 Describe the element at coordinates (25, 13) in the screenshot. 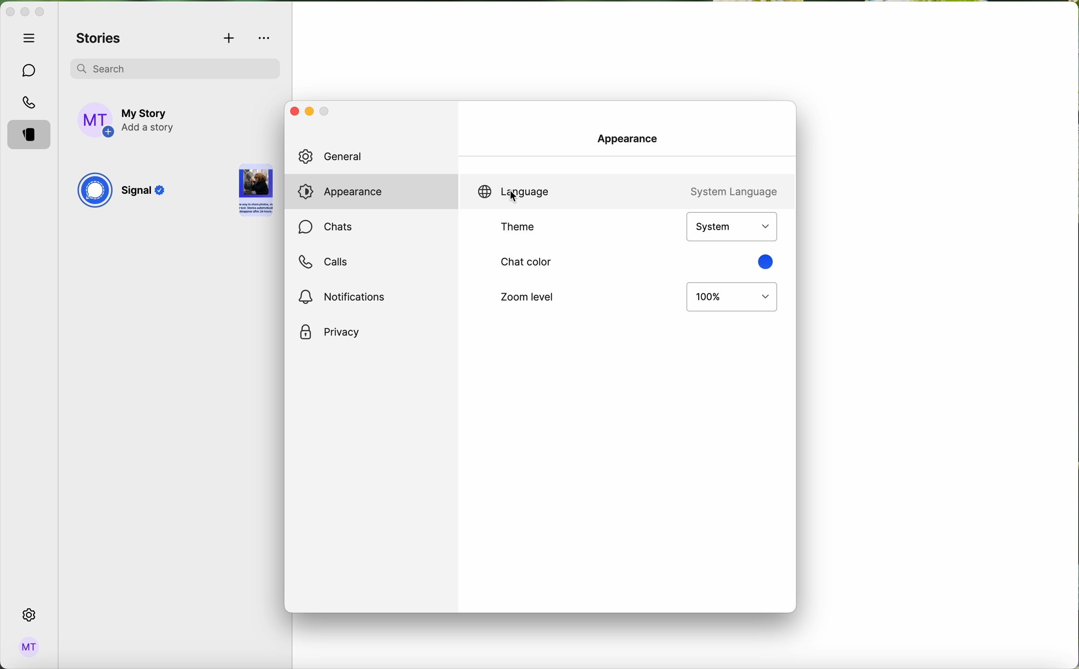

I see `minimize` at that location.